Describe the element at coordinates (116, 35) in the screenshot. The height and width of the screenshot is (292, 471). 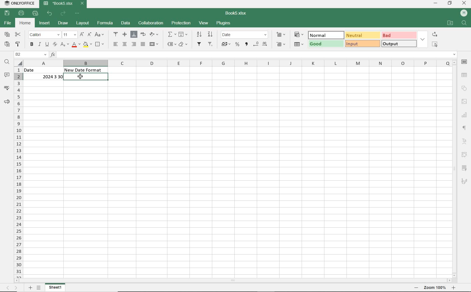
I see `ALIGN TOP` at that location.